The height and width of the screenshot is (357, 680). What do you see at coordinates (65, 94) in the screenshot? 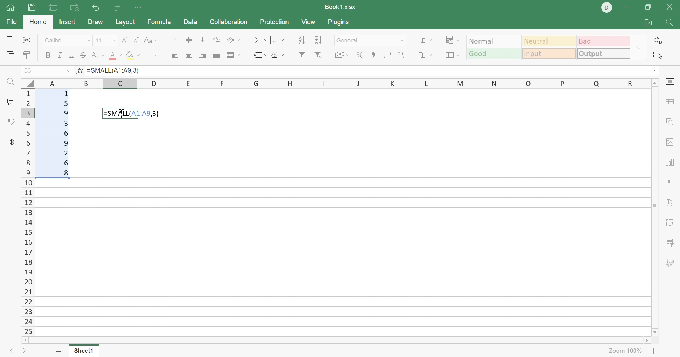
I see `1` at bounding box center [65, 94].